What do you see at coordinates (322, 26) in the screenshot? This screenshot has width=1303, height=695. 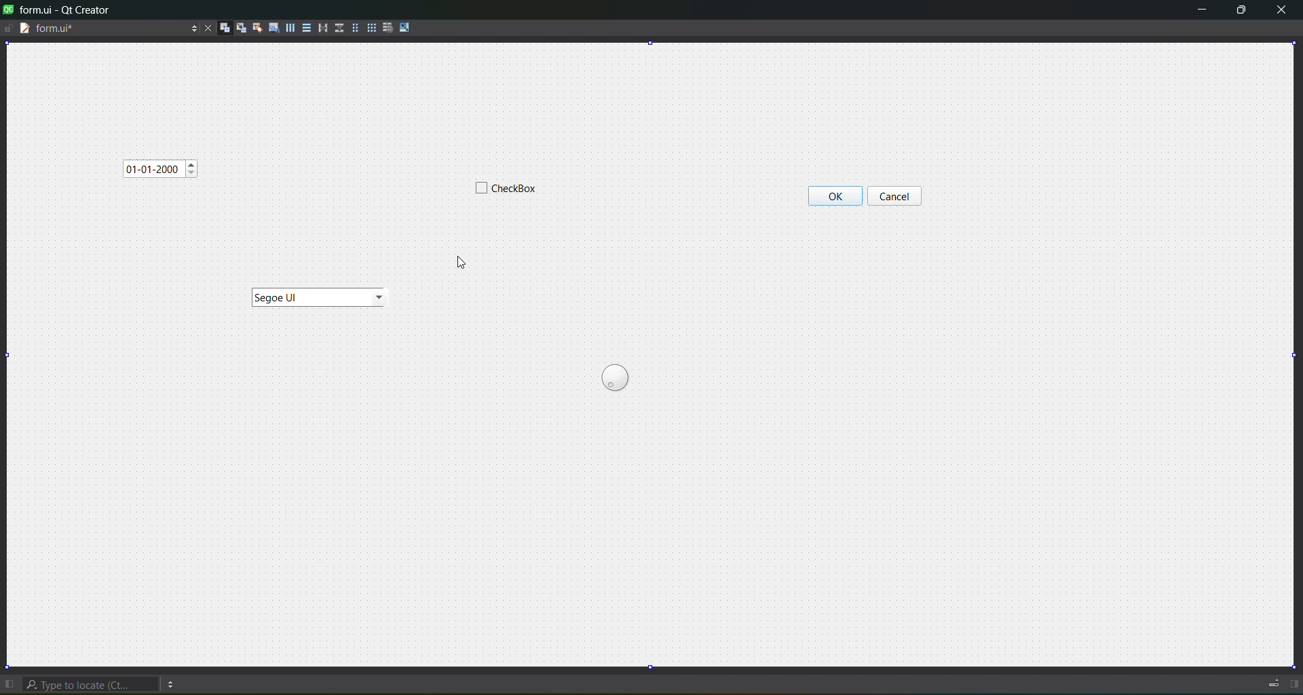 I see `layout horizontal splitter` at bounding box center [322, 26].